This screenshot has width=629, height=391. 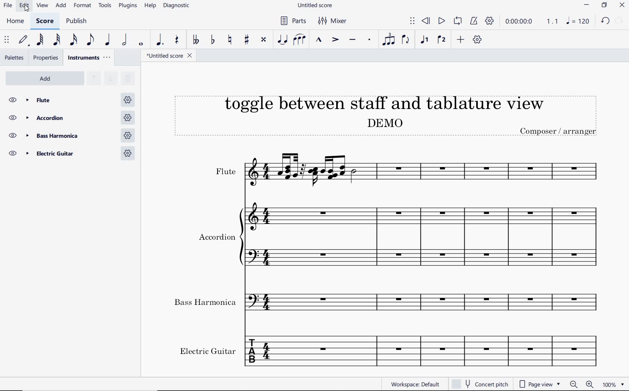 I want to click on slur, so click(x=300, y=40).